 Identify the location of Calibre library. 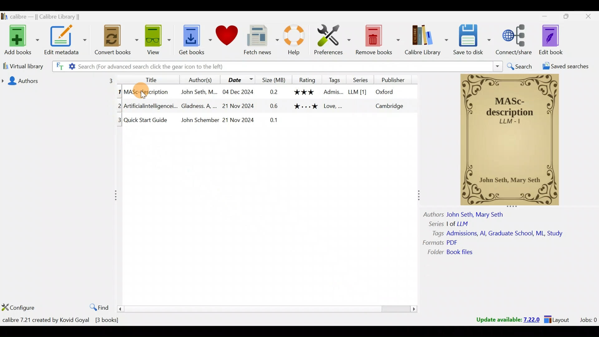
(427, 42).